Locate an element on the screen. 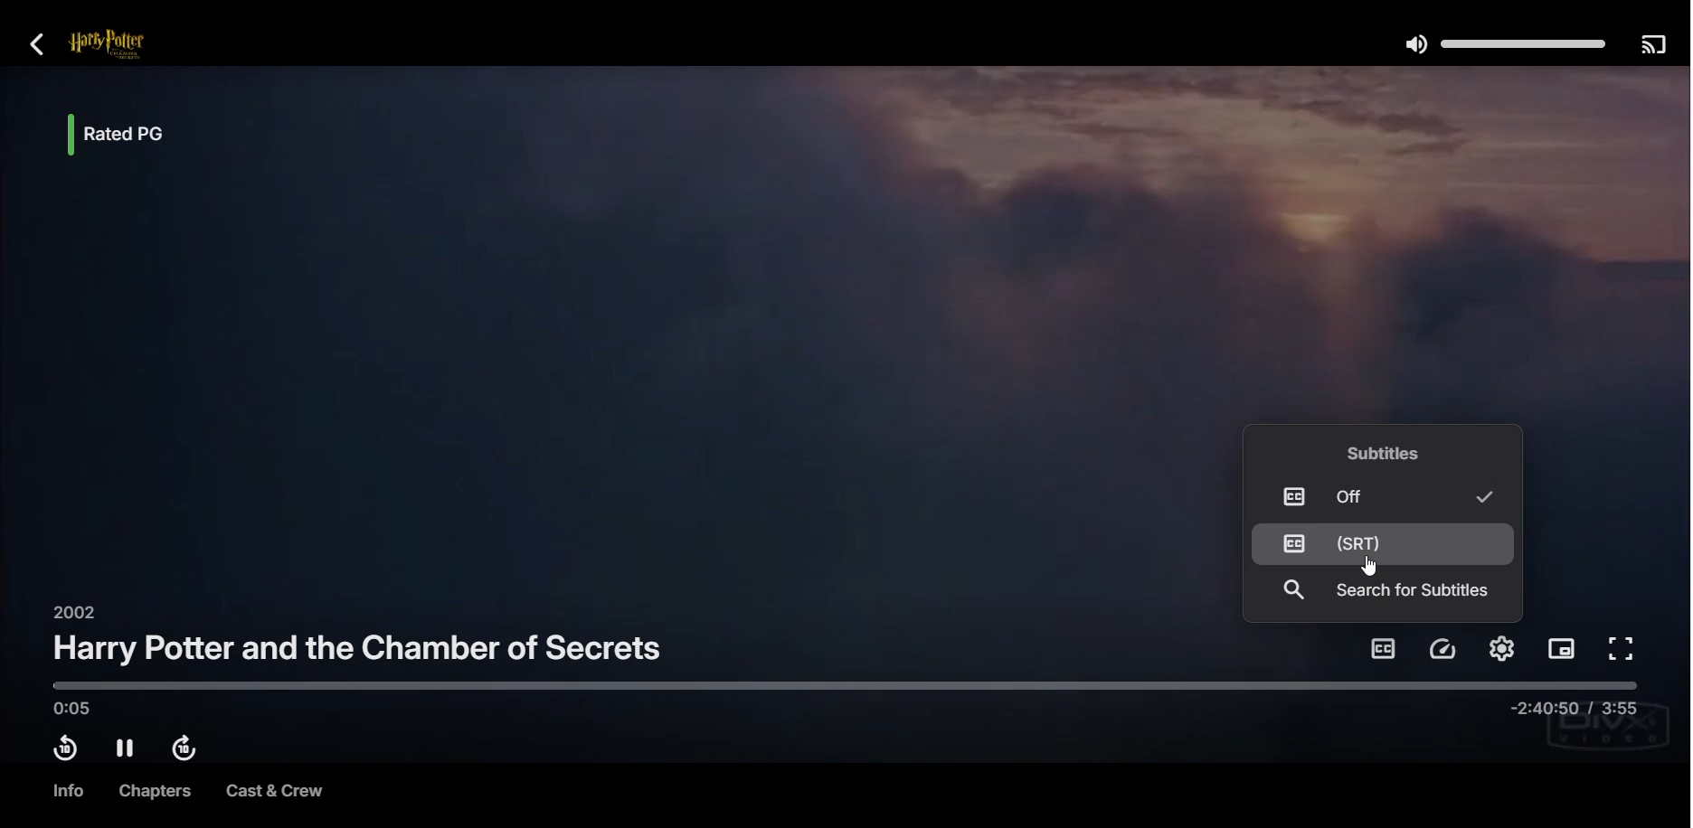 This screenshot has height=828, width=1693. Set Volume is located at coordinates (1502, 42).